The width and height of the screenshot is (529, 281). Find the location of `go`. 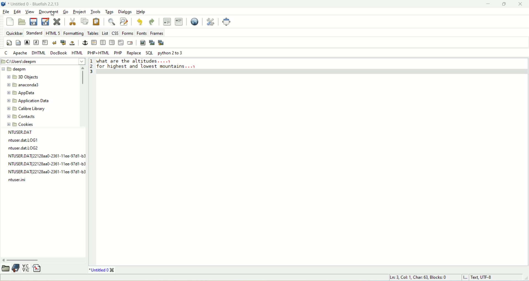

go is located at coordinates (66, 11).